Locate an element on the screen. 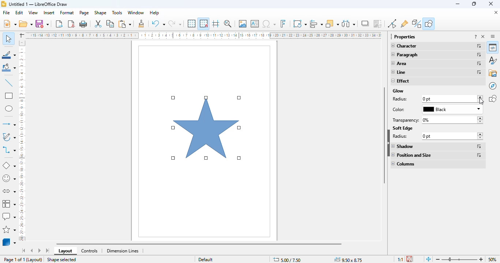 The width and height of the screenshot is (500, 263). edit is located at coordinates (19, 12).